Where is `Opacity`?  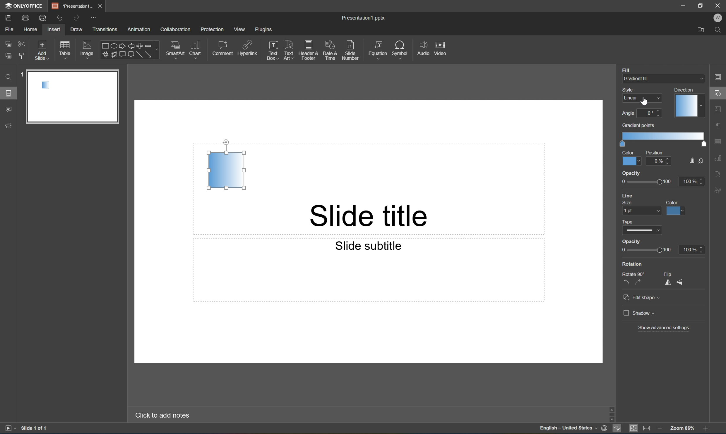 Opacity is located at coordinates (632, 242).